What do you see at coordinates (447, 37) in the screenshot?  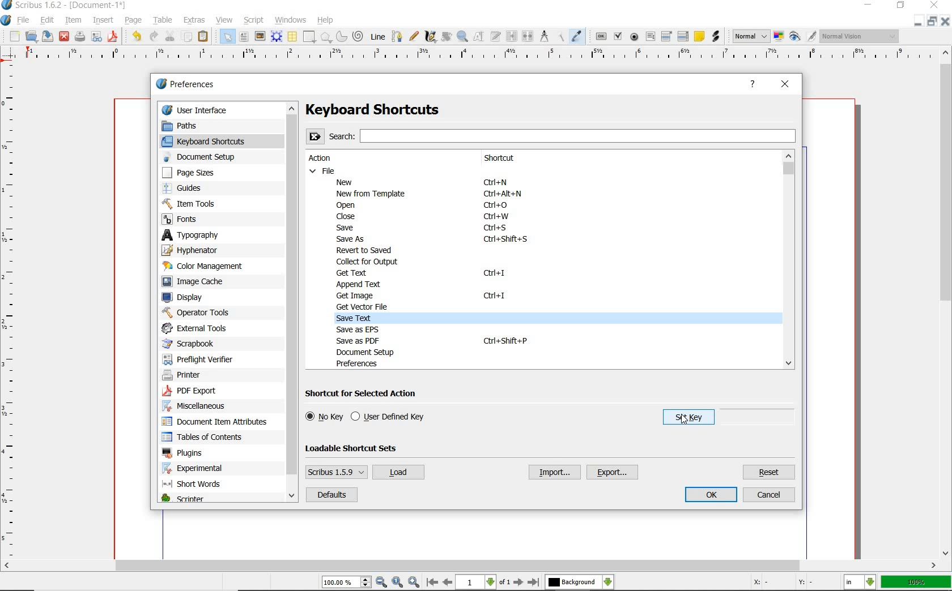 I see `rotate item` at bounding box center [447, 37].